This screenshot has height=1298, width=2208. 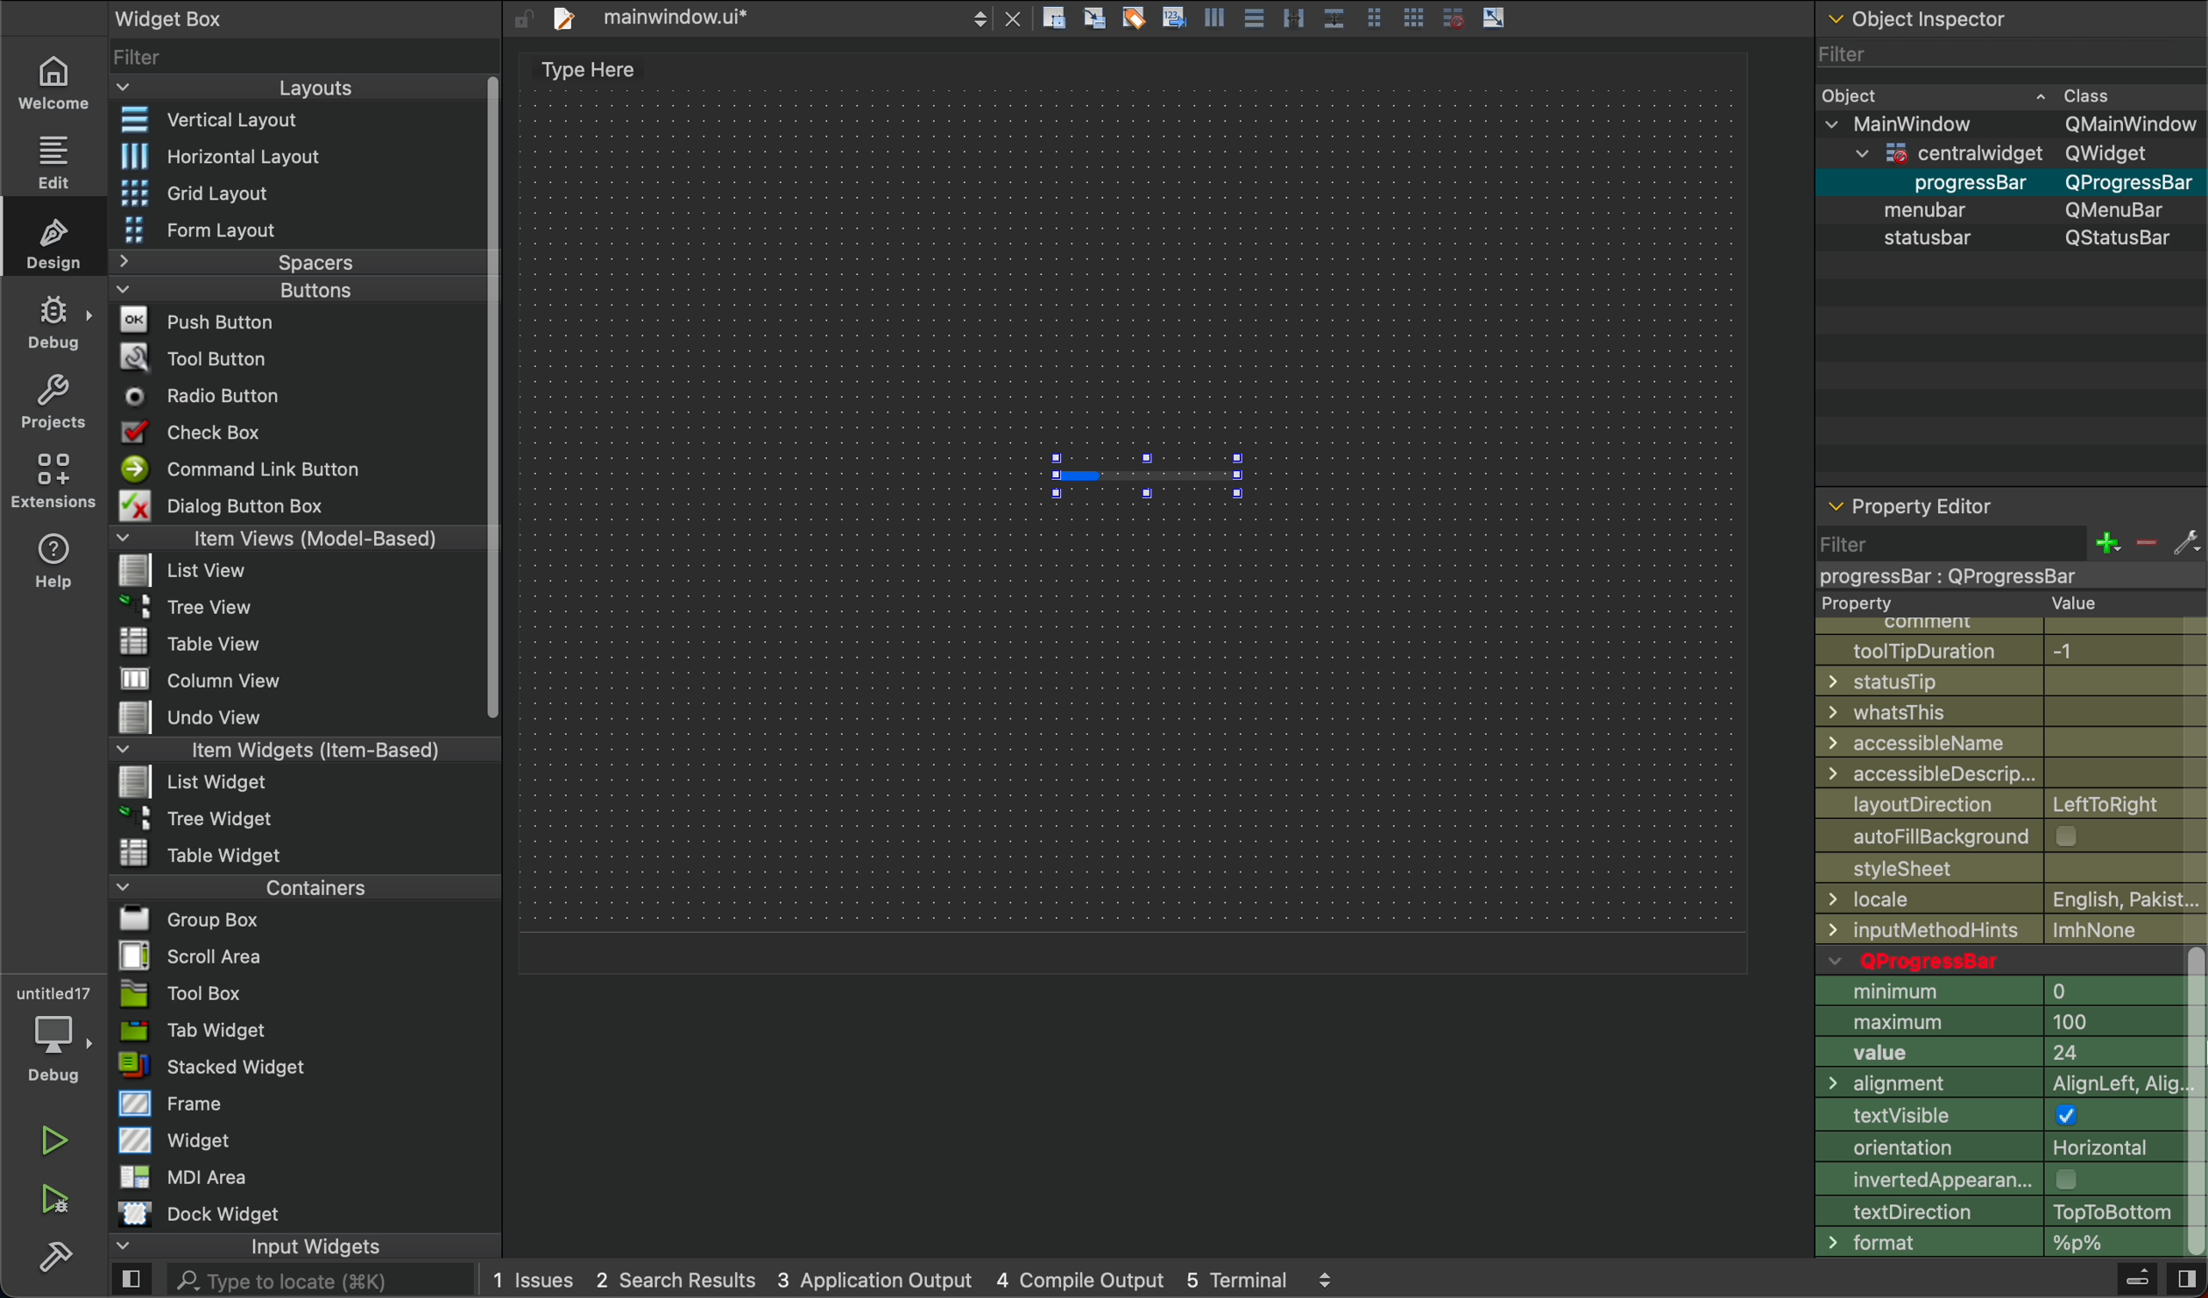 I want to click on whatsthis, so click(x=2013, y=712).